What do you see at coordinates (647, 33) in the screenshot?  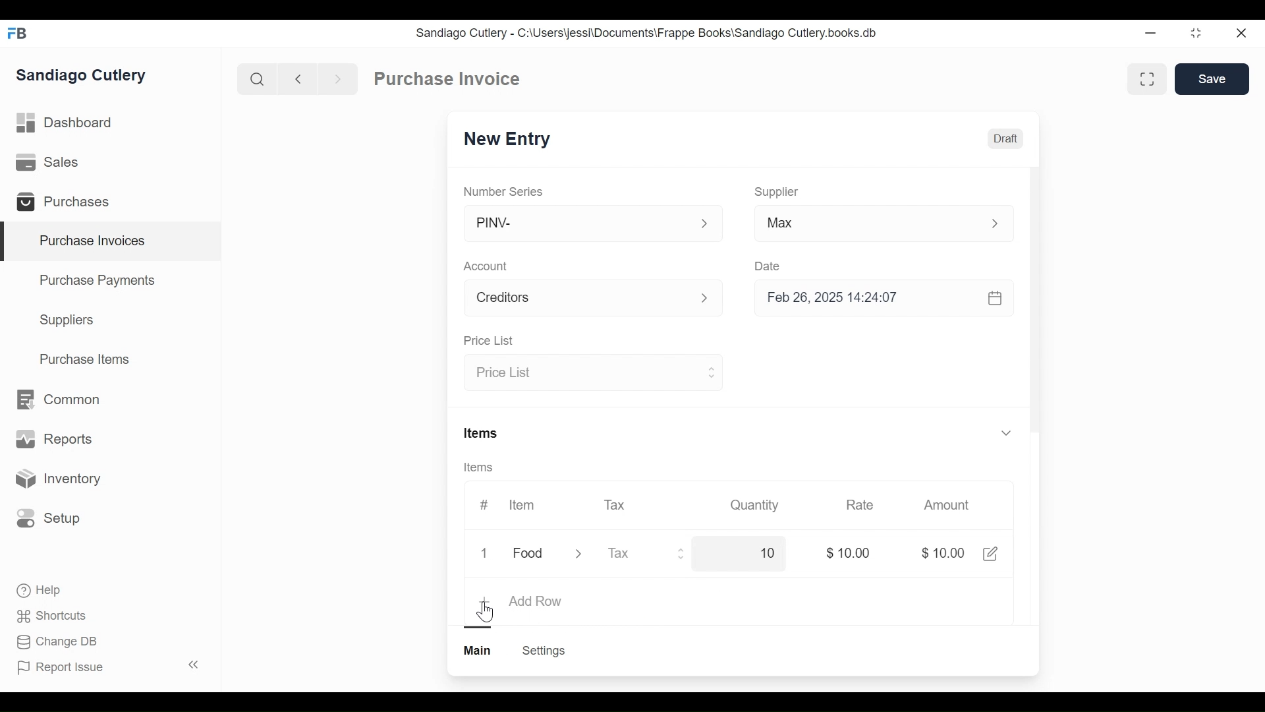 I see `Sandiago Cutlery - C:\Users\jessi\Documents\Frappe Books\Sandiago Cutlery.books.db` at bounding box center [647, 33].